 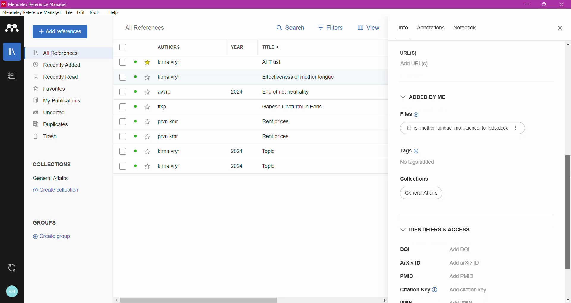 I want to click on dot , so click(x=134, y=167).